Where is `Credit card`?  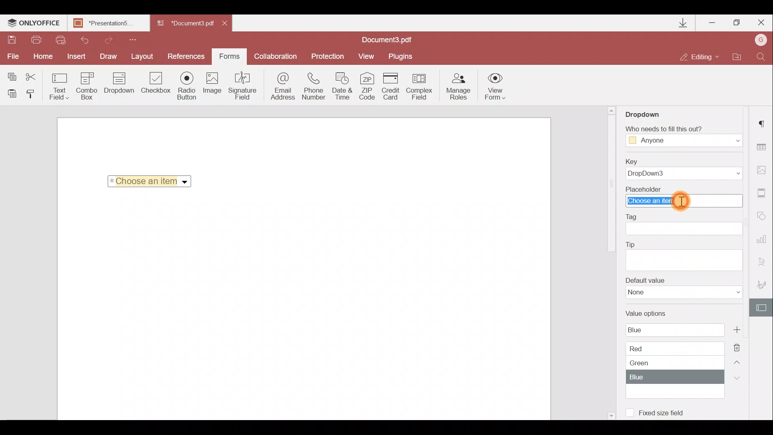 Credit card is located at coordinates (392, 85).